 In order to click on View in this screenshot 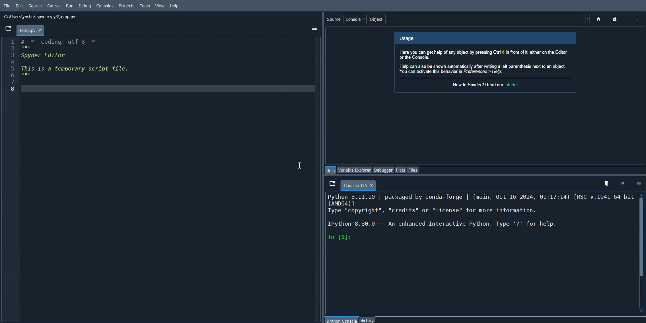, I will do `click(160, 6)`.